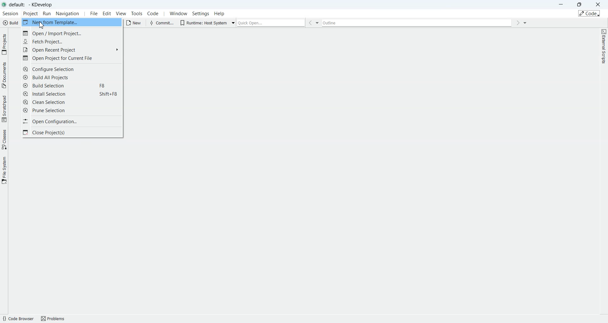 The width and height of the screenshot is (608, 323). Describe the element at coordinates (234, 22) in the screenshot. I see `Drop down box` at that location.